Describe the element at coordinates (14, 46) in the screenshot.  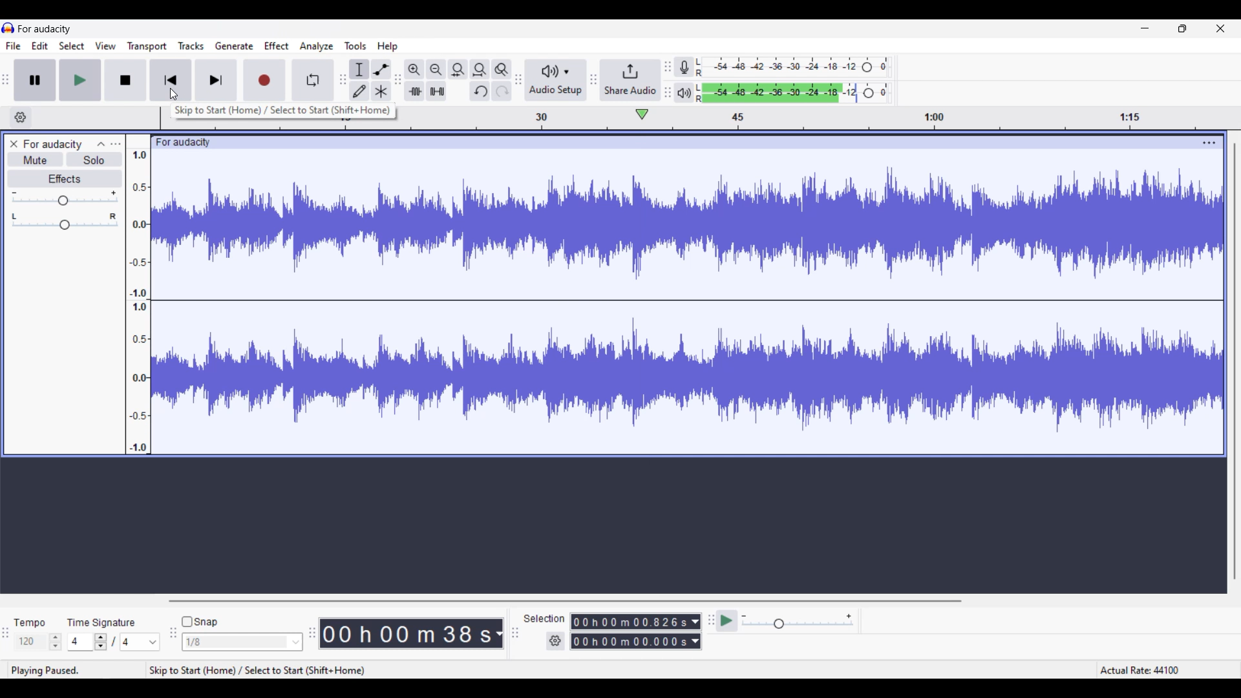
I see `File menu` at that location.